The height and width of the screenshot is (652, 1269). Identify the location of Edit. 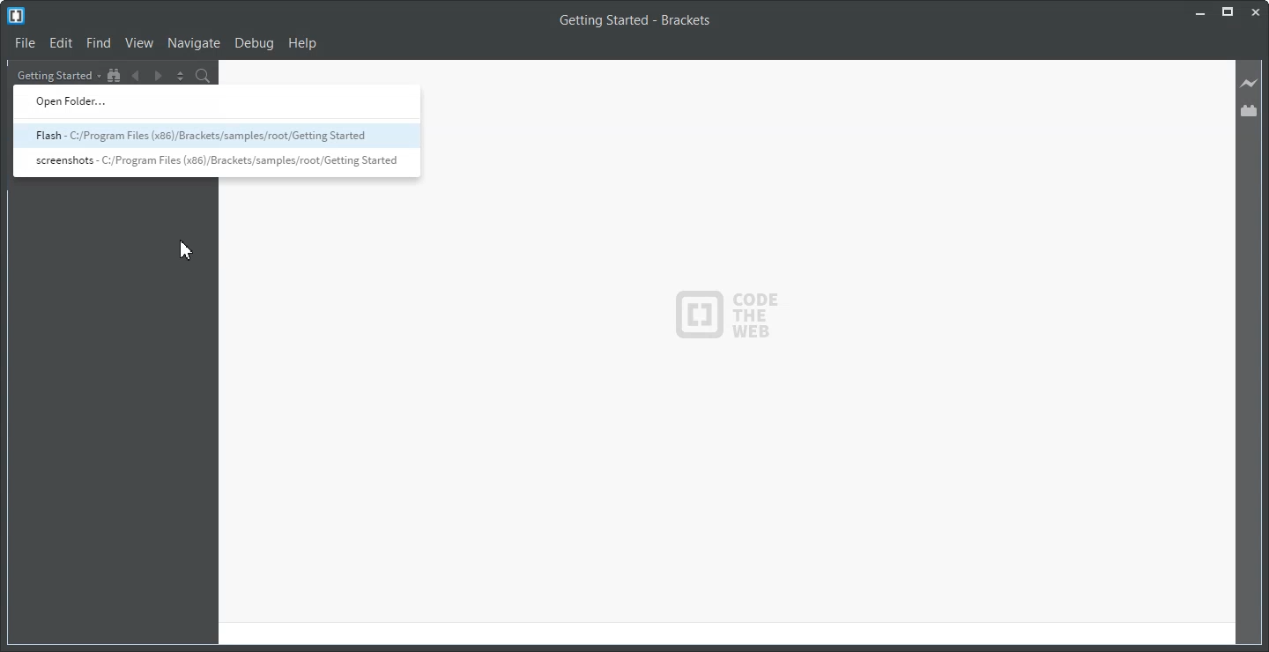
(62, 43).